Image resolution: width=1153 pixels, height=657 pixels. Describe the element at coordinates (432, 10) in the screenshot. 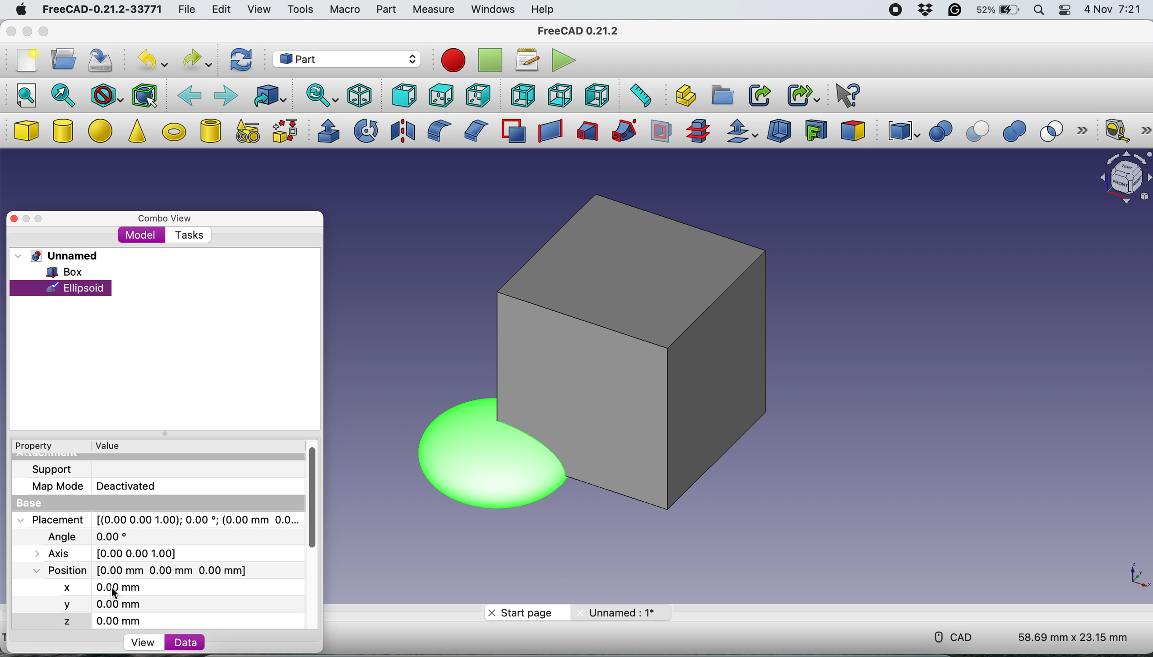

I see `measure` at that location.